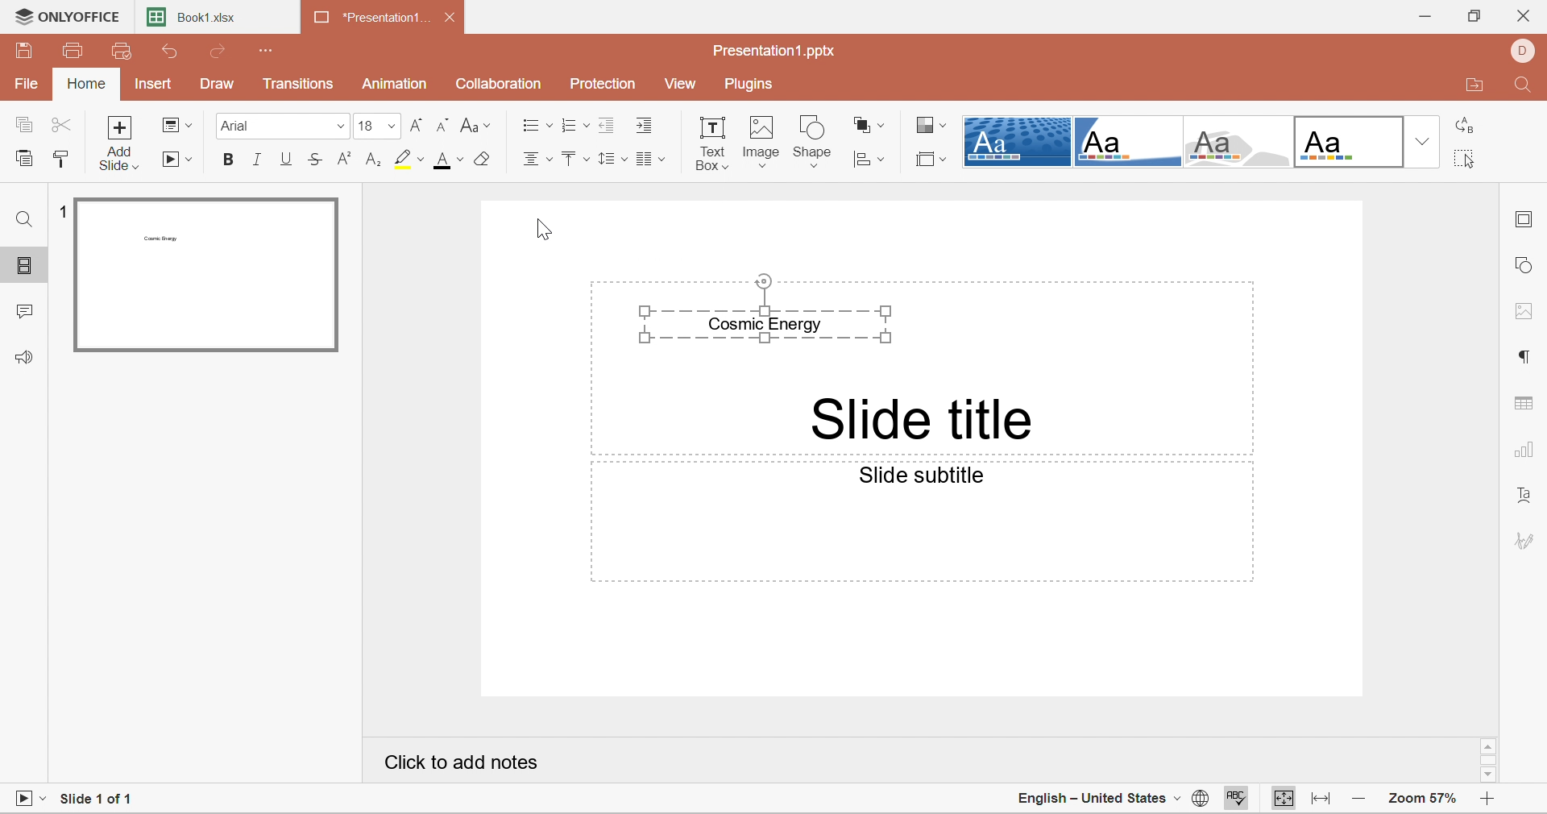  I want to click on DELL, so click(1528, 51).